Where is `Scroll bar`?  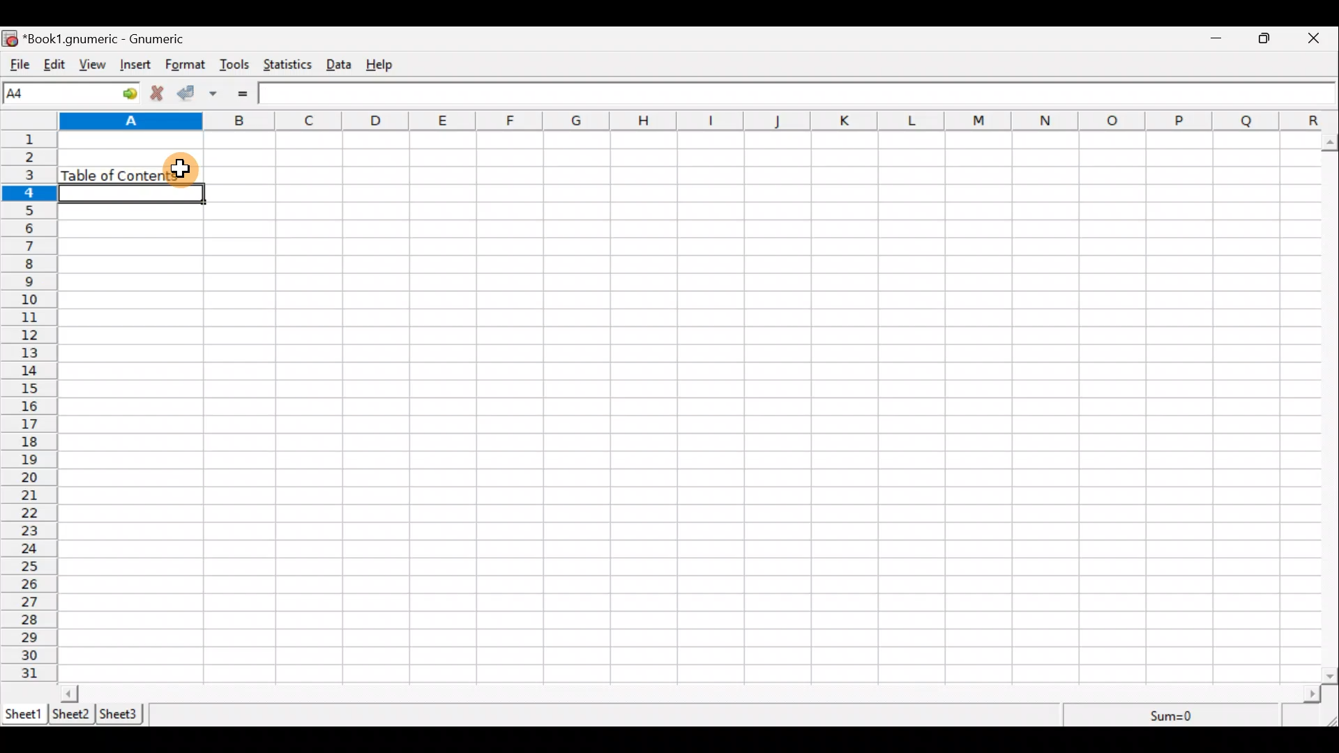 Scroll bar is located at coordinates (691, 693).